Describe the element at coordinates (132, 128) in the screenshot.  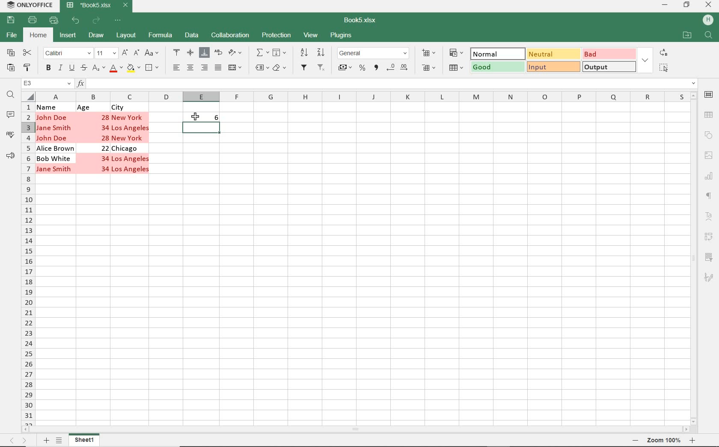
I see `Los Angeles` at that location.